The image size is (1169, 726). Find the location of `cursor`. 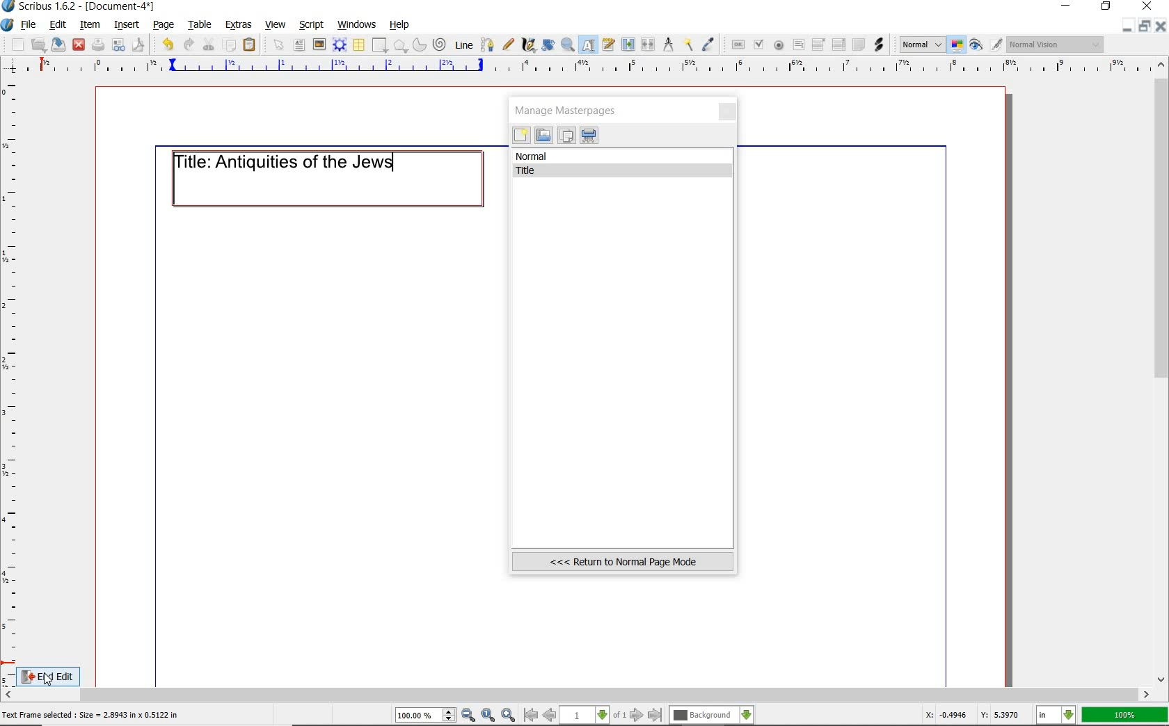

cursor is located at coordinates (49, 679).